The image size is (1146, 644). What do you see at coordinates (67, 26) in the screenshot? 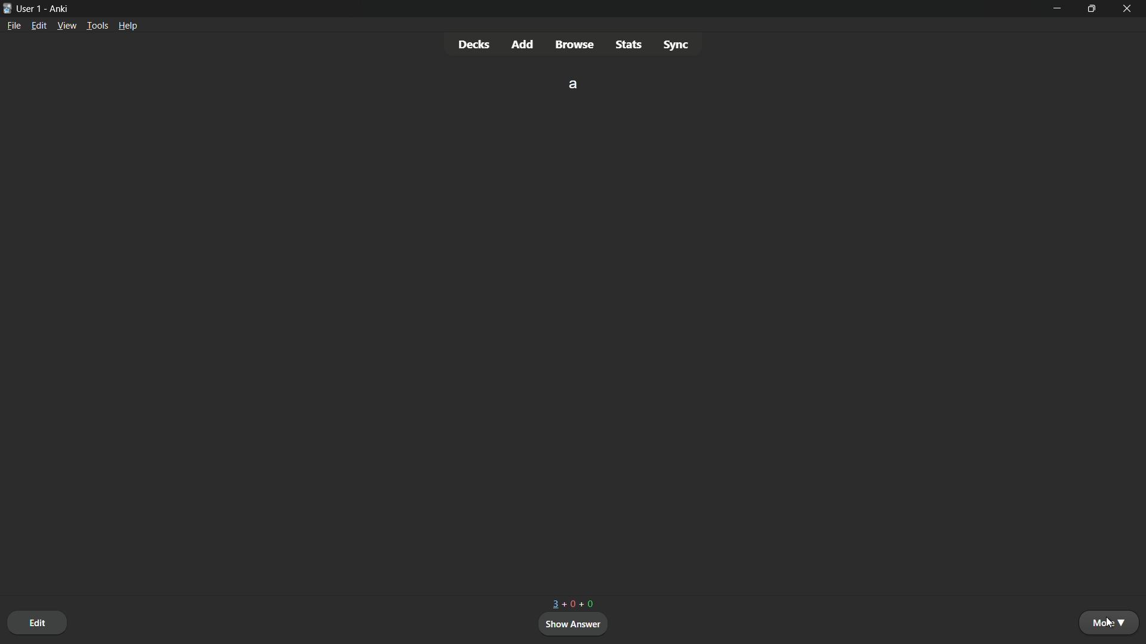
I see `view menu` at bounding box center [67, 26].